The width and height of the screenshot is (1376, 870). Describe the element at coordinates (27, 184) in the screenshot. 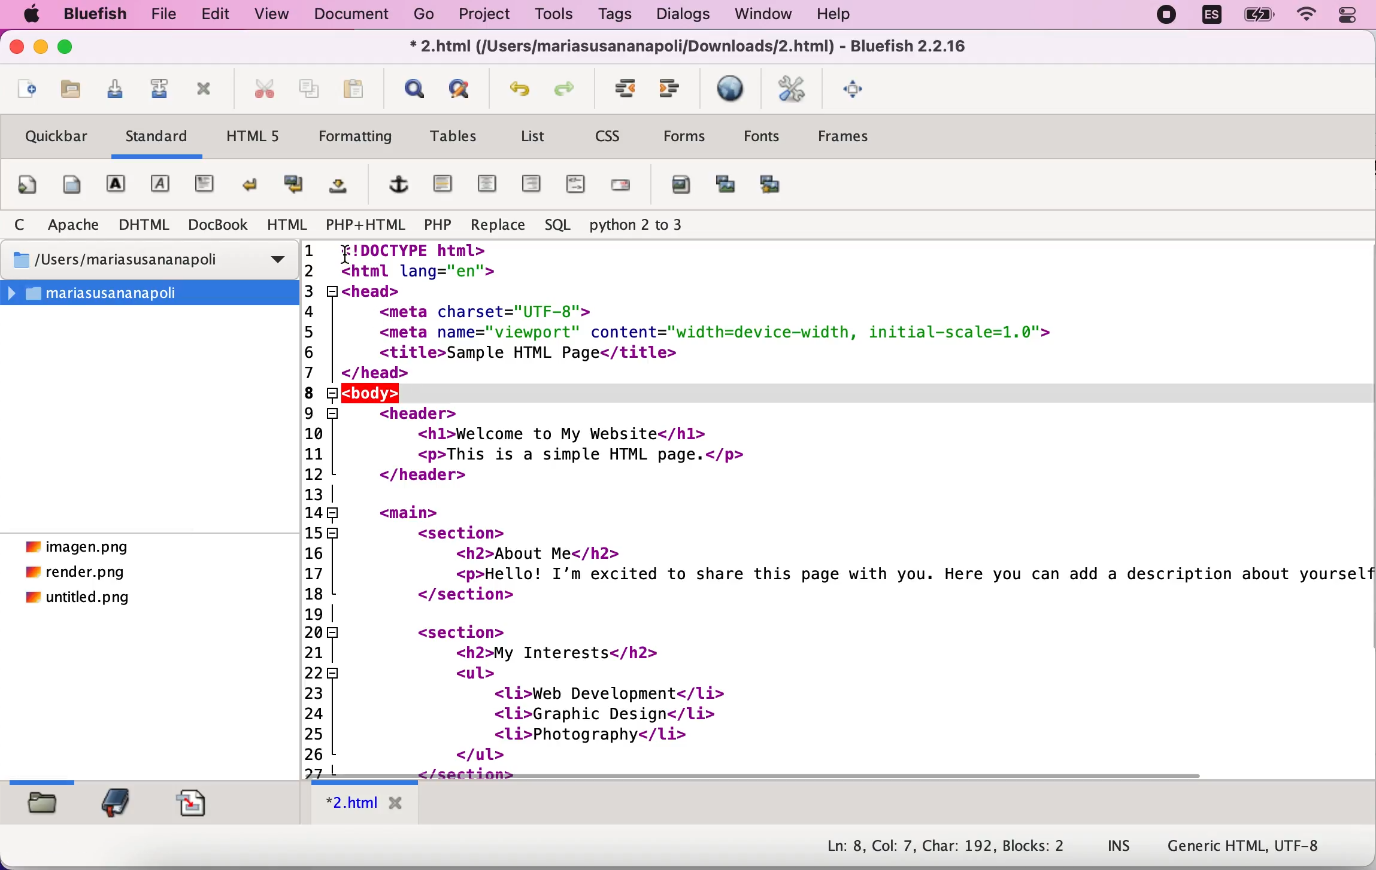

I see `quickstart` at that location.